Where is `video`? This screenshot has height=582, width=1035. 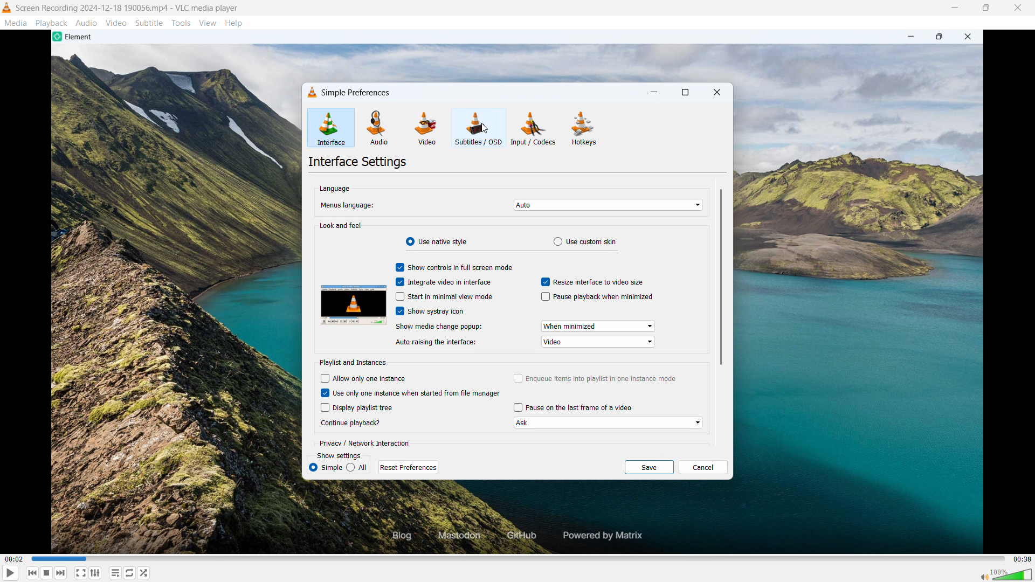 video is located at coordinates (116, 23).